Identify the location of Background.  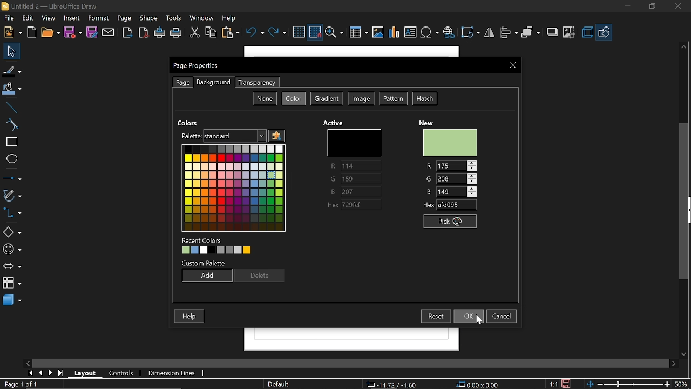
(213, 83).